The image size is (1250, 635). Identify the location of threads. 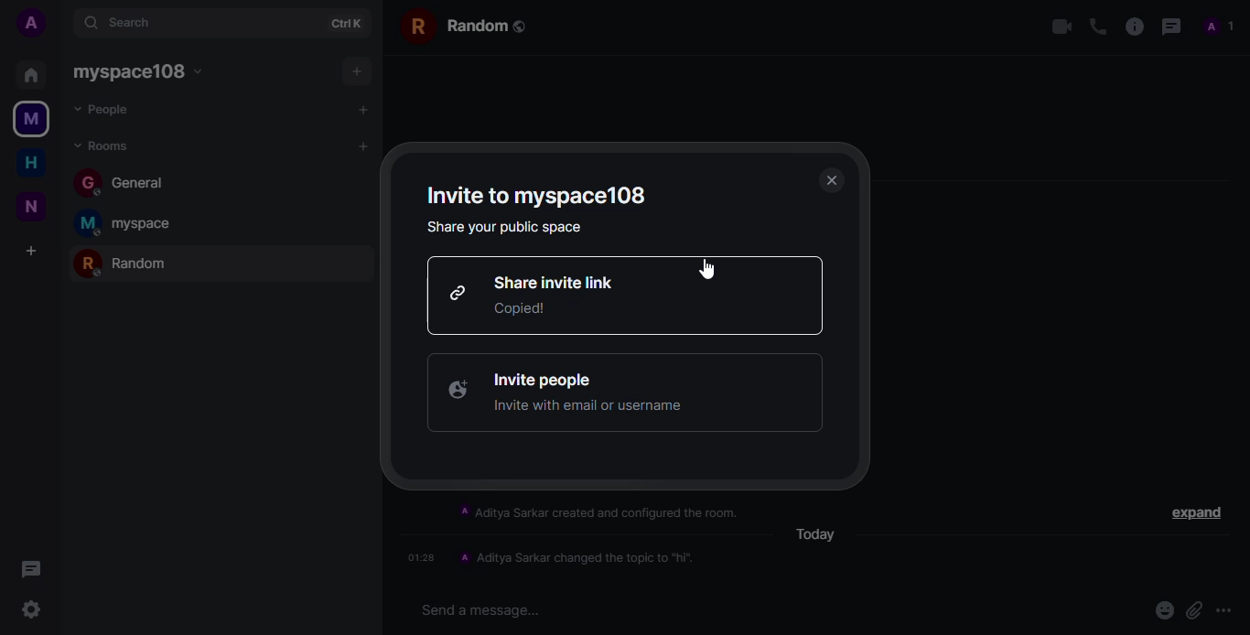
(1171, 27).